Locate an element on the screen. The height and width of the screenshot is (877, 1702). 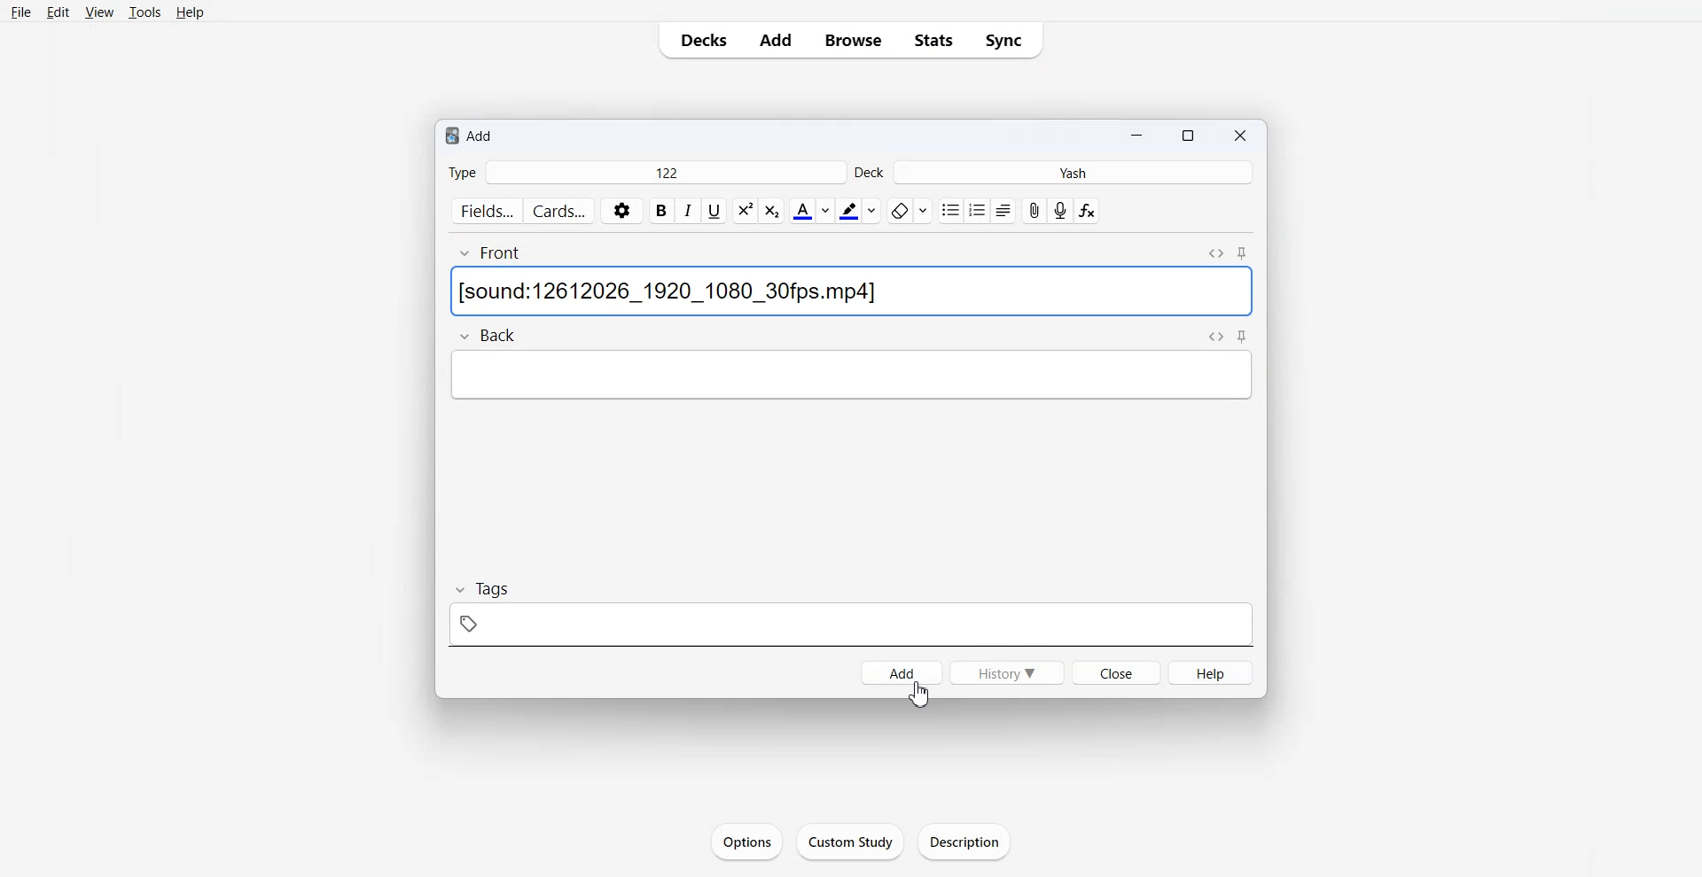
Cards is located at coordinates (561, 211).